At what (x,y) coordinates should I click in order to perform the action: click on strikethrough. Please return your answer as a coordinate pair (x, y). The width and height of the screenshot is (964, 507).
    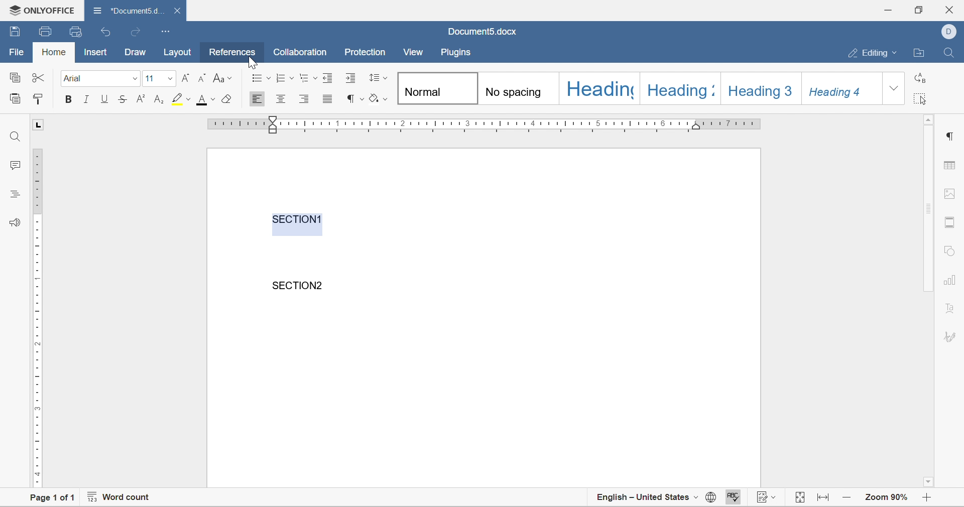
    Looking at the image, I should click on (123, 99).